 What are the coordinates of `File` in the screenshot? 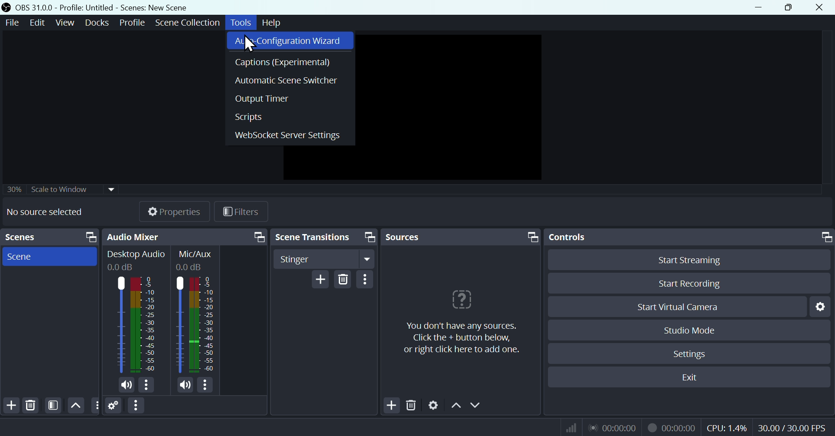 It's located at (13, 23).